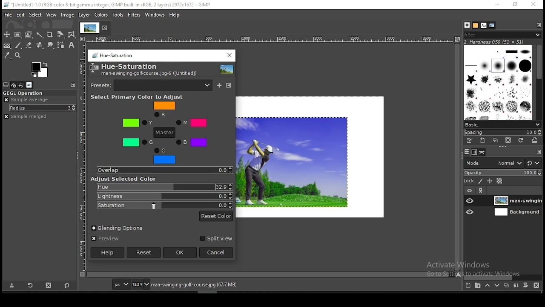 The height and width of the screenshot is (307, 545). I want to click on layer visibility, so click(469, 191).